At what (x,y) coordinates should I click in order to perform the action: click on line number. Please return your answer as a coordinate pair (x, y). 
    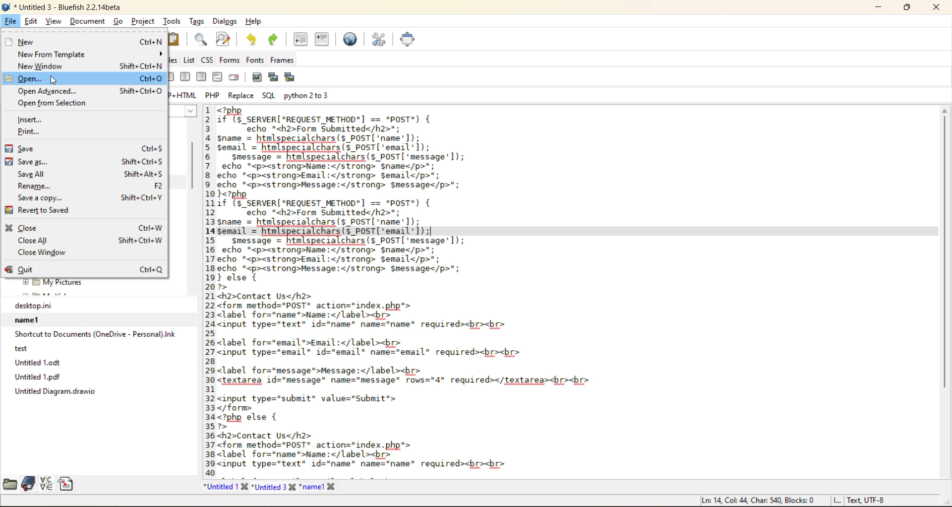
    Looking at the image, I should click on (207, 291).